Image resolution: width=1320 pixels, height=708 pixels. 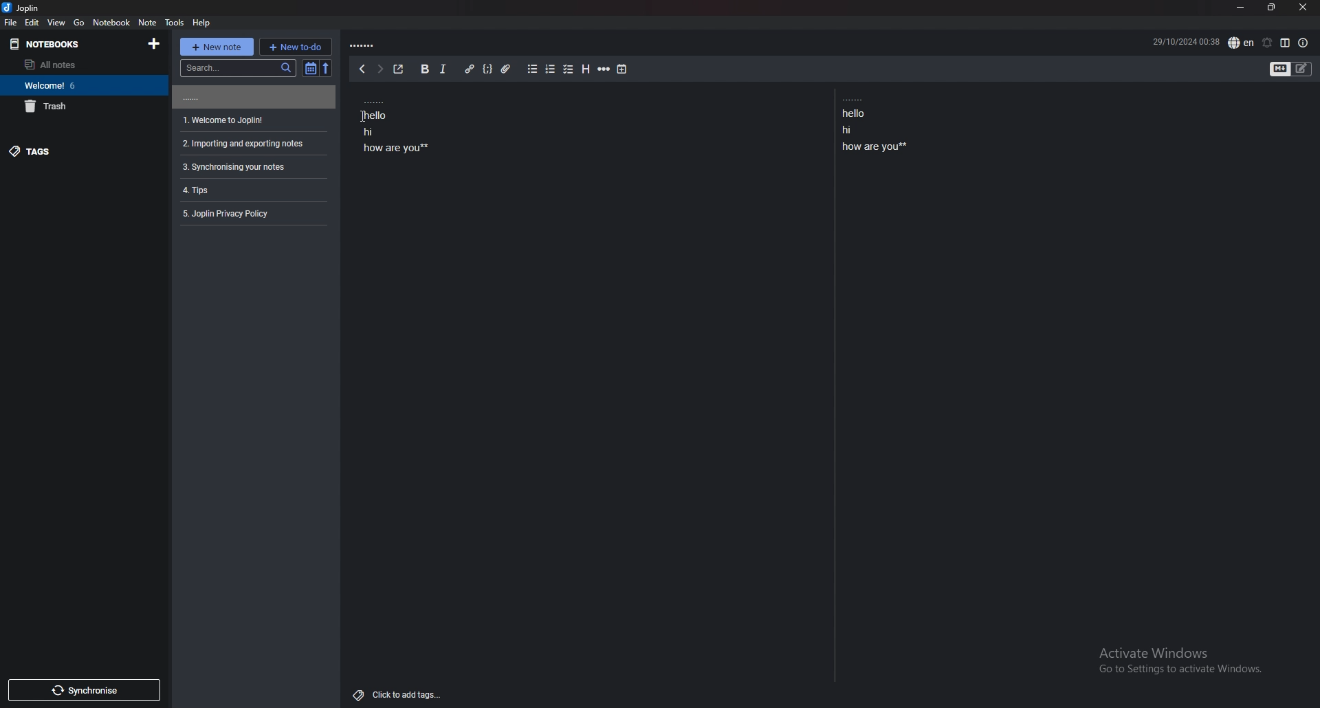 I want to click on toggle sort order field, so click(x=310, y=69).